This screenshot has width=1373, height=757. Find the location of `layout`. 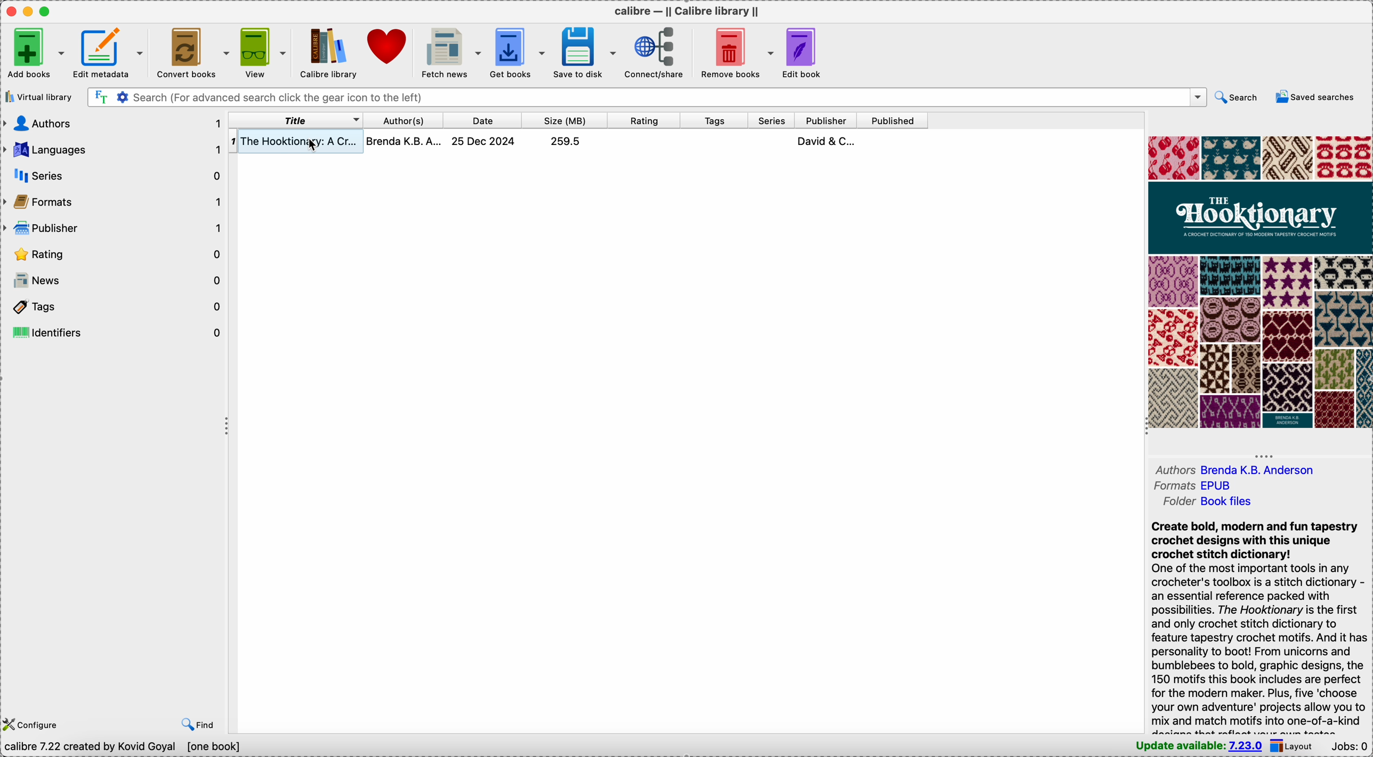

layout is located at coordinates (1294, 746).